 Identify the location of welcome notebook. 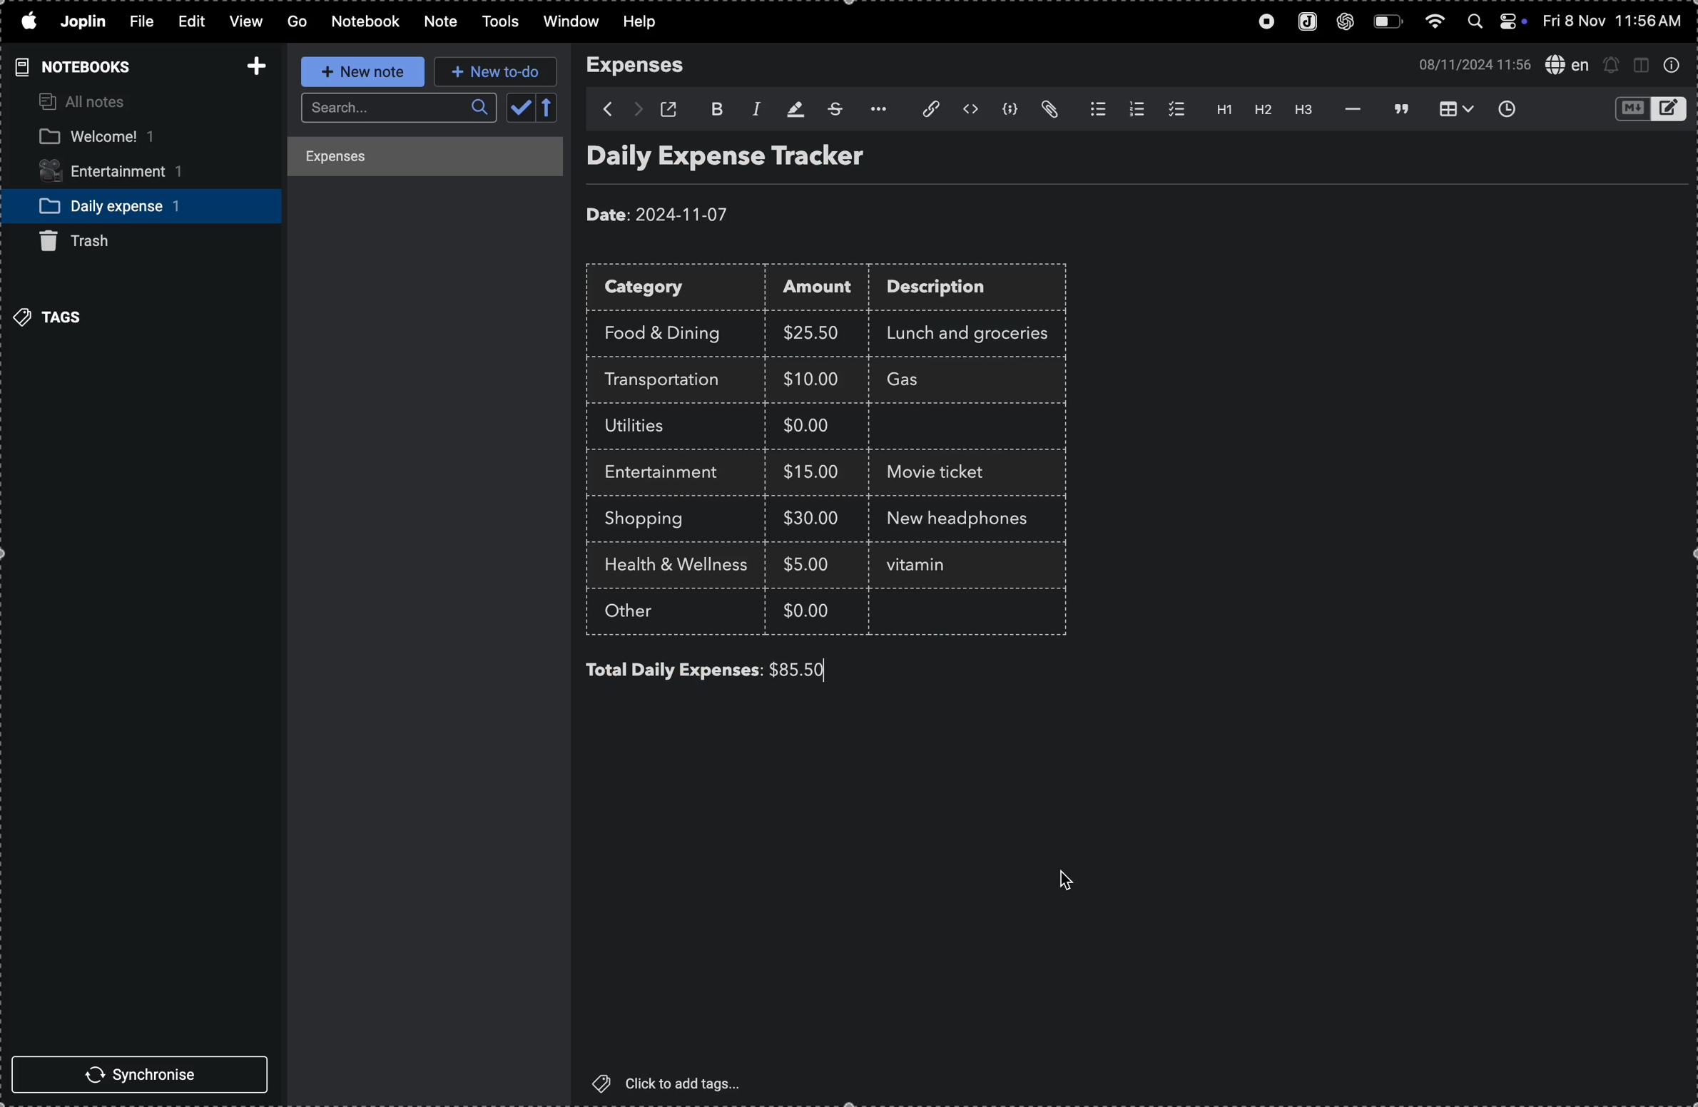
(126, 138).